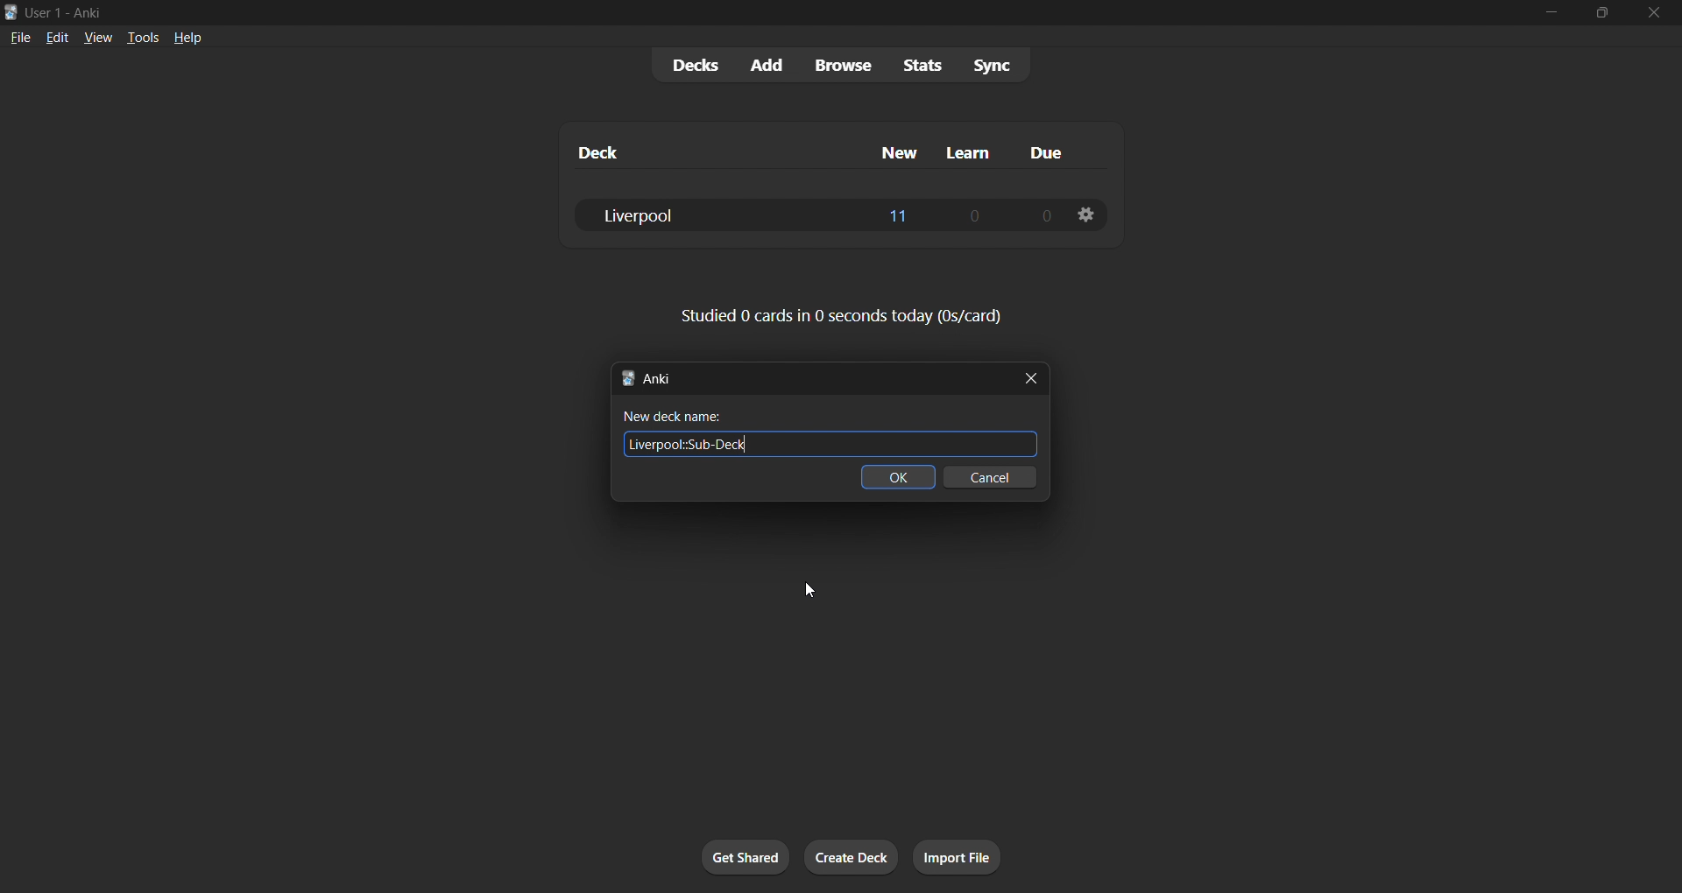  I want to click on get shared, so click(738, 858).